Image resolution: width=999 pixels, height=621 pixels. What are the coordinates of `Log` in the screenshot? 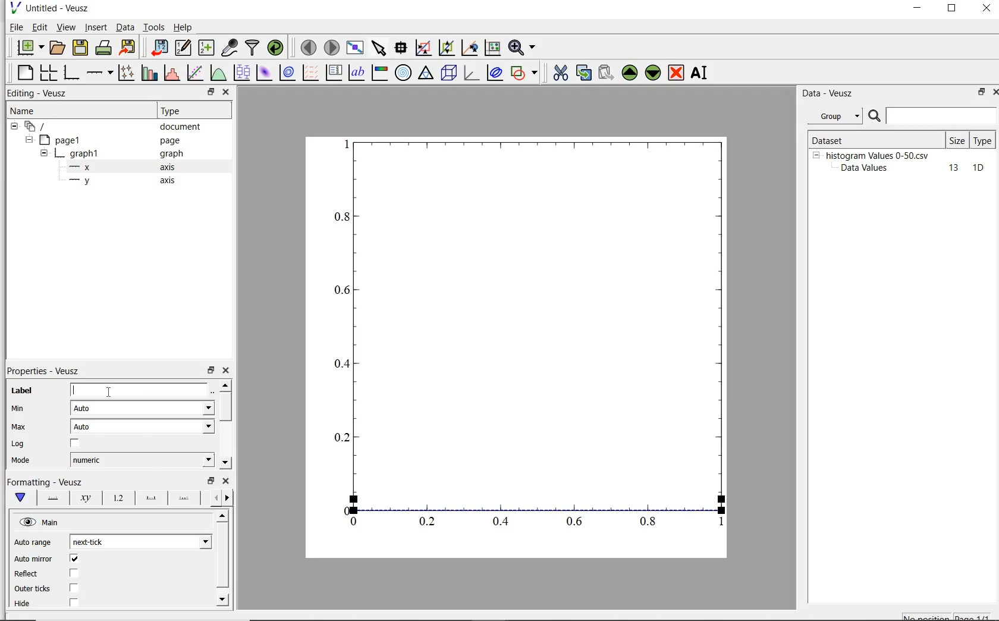 It's located at (17, 444).